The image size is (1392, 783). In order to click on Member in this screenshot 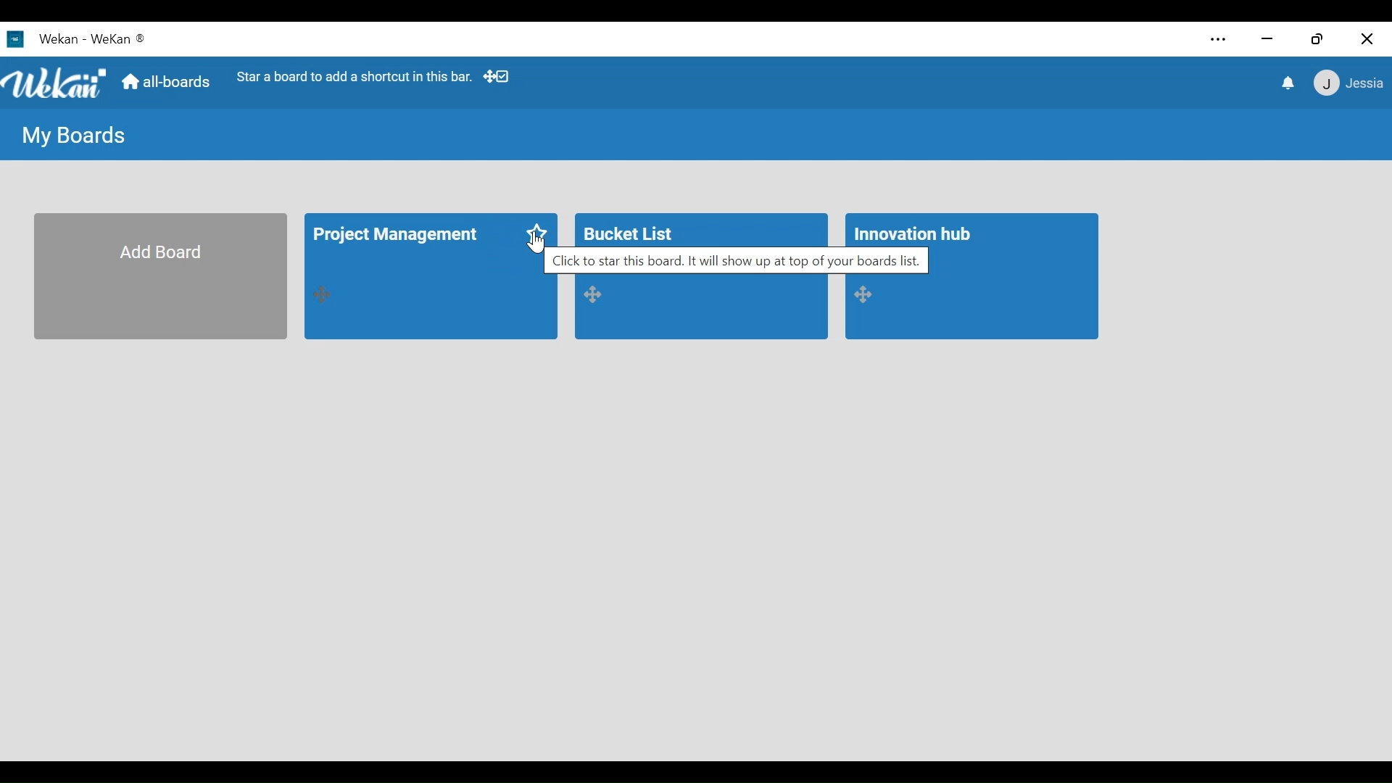, I will do `click(1346, 84)`.